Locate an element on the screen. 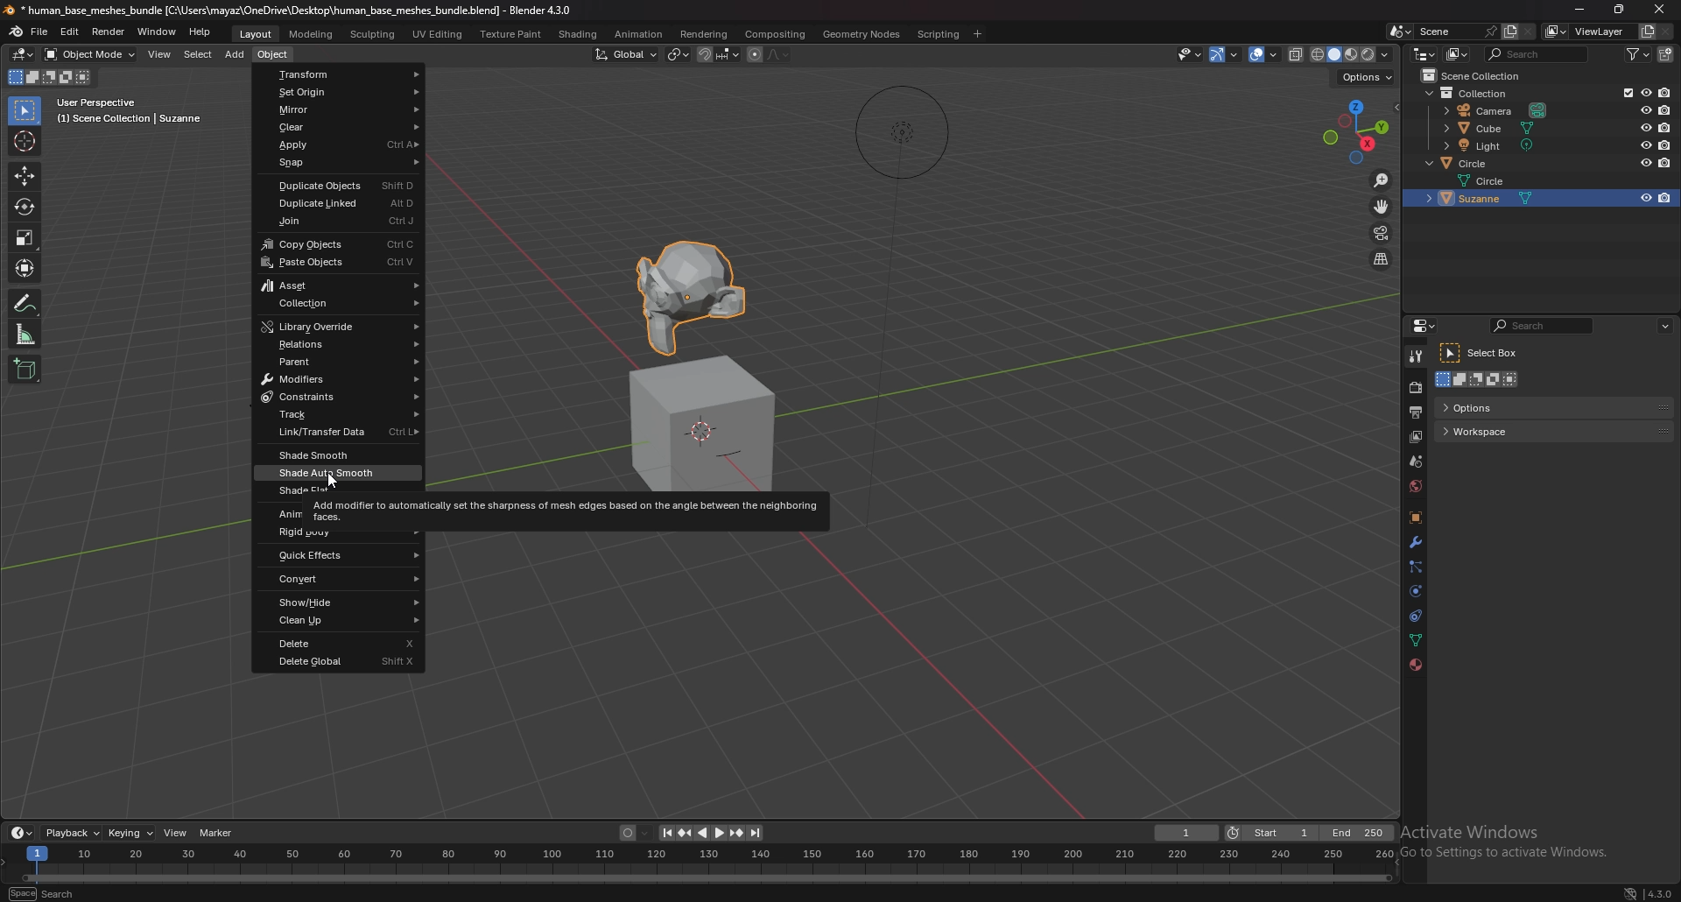 This screenshot has width=1681, height=902. layout is located at coordinates (257, 33).